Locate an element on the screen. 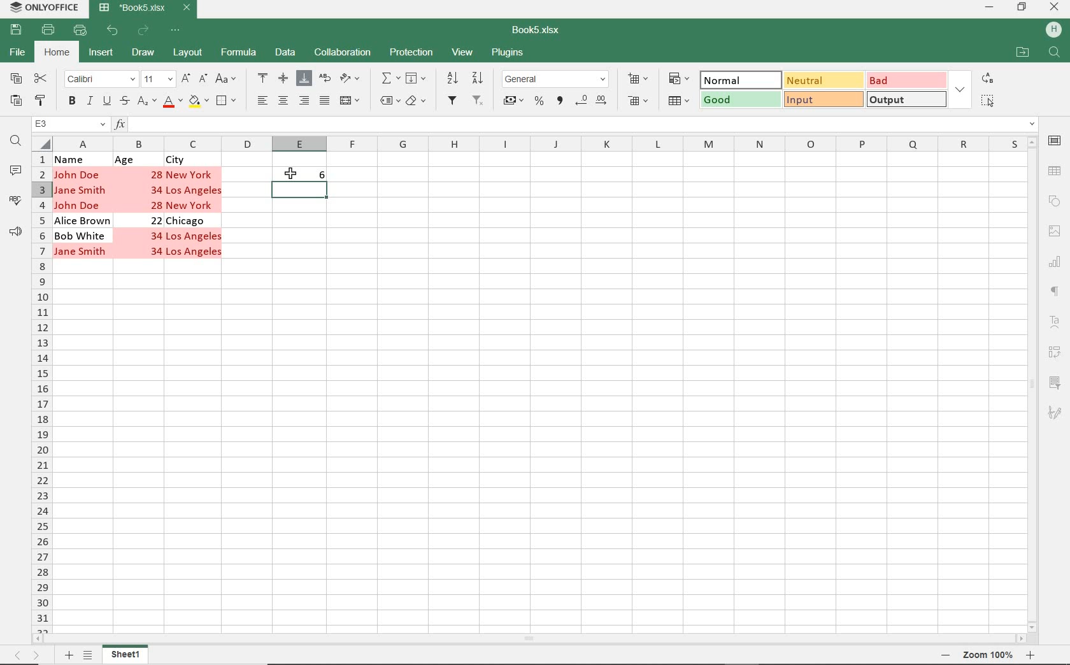 This screenshot has width=1070, height=665. 34 is located at coordinates (159, 189).